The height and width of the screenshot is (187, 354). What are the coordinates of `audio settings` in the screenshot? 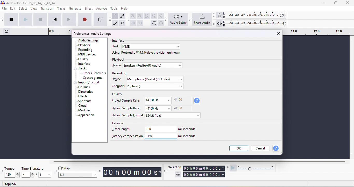 It's located at (89, 40).